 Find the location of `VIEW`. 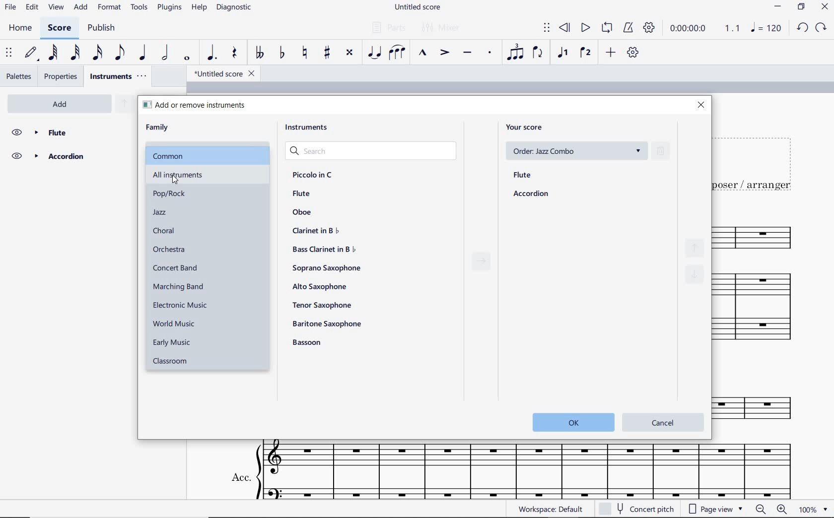

VIEW is located at coordinates (57, 7).